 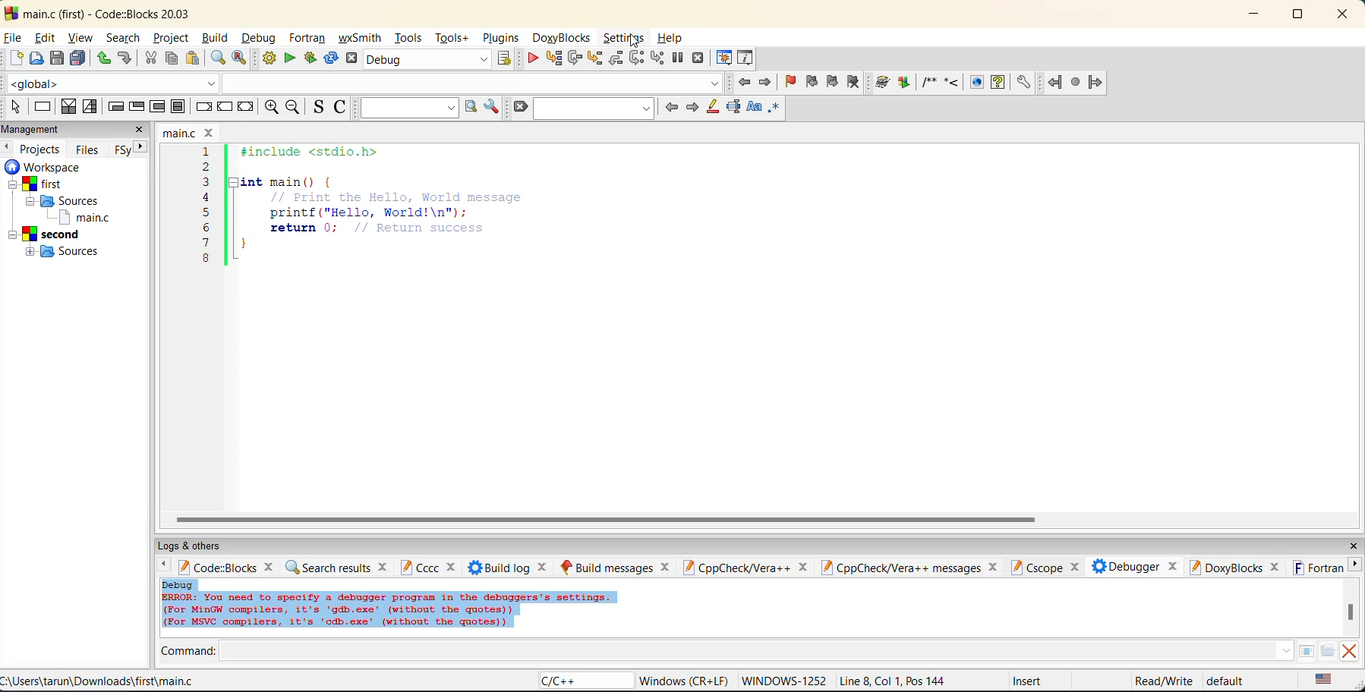 What do you see at coordinates (1023, 83) in the screenshot?
I see `open doxyblocks preferences` at bounding box center [1023, 83].